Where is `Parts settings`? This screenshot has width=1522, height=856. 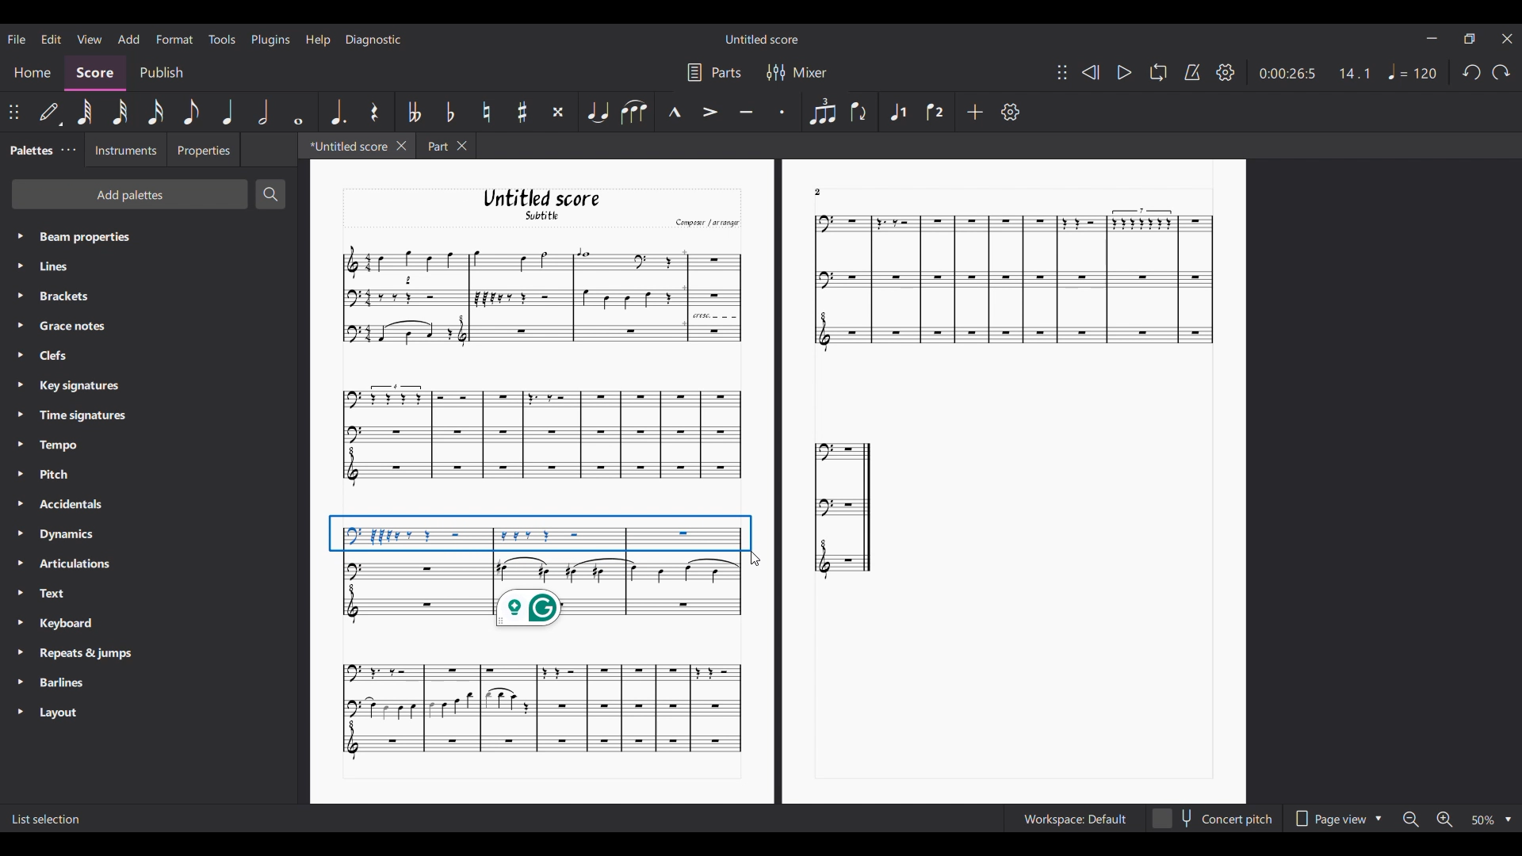 Parts settings is located at coordinates (715, 72).